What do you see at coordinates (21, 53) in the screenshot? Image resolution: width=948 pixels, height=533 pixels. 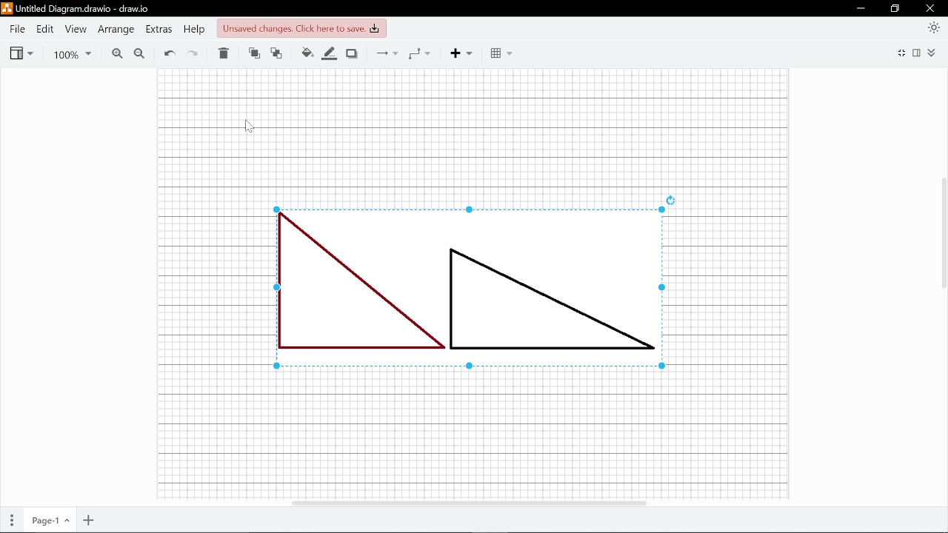 I see `View` at bounding box center [21, 53].